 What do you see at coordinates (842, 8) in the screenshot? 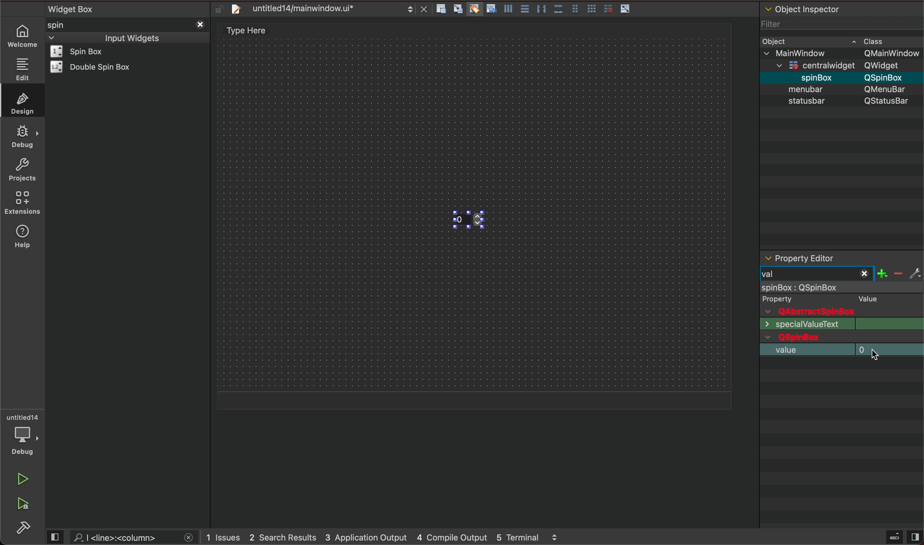
I see `object inspector` at bounding box center [842, 8].